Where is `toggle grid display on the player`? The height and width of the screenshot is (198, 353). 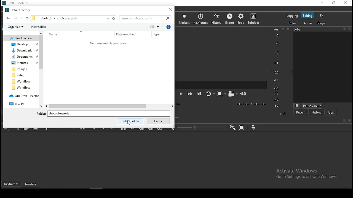 toggle grid display on the player is located at coordinates (232, 94).